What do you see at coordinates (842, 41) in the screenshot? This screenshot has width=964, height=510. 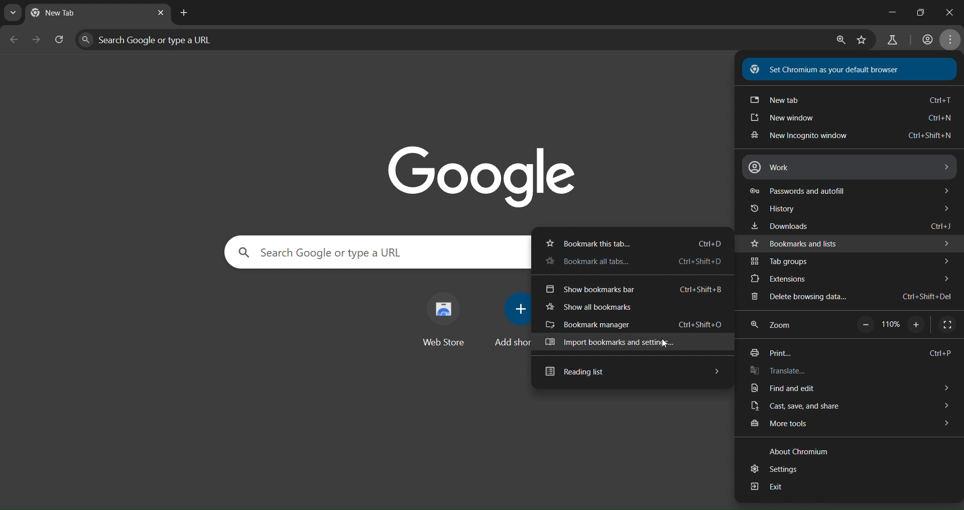 I see `zoom ` at bounding box center [842, 41].